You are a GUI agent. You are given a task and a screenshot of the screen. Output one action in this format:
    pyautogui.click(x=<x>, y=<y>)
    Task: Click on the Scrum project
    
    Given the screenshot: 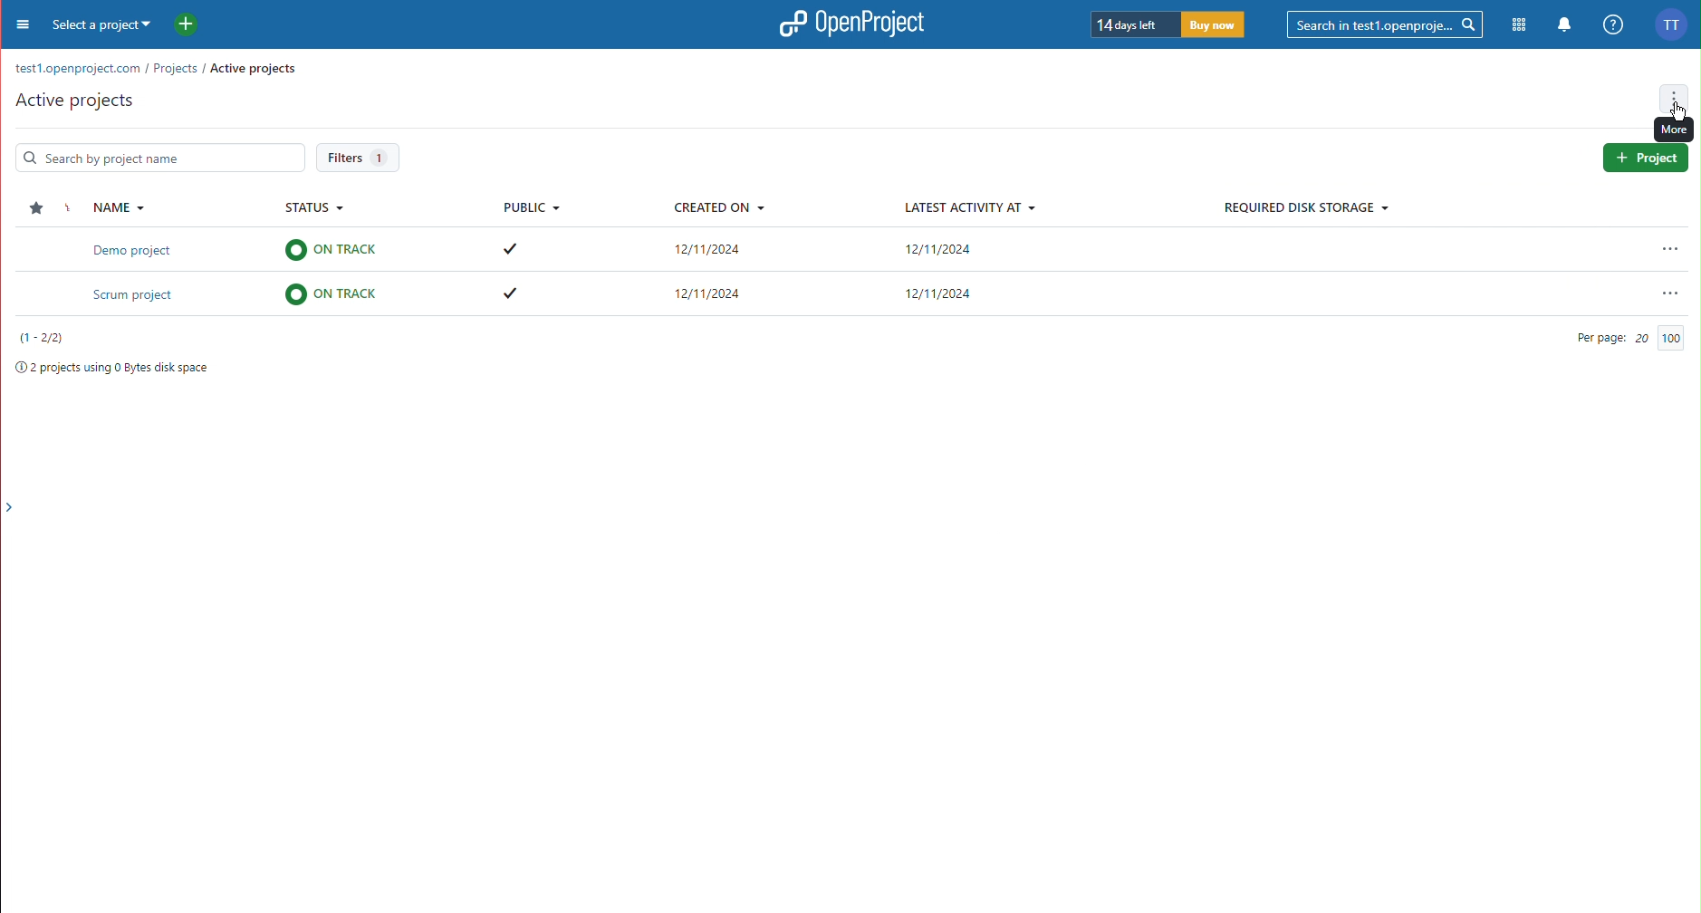 What is the action you would take?
    pyautogui.click(x=889, y=297)
    